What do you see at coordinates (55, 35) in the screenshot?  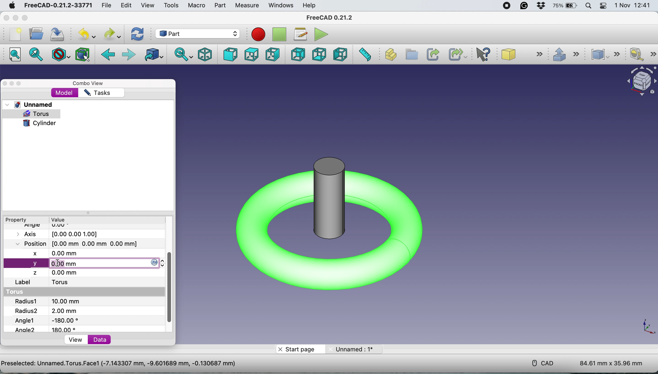 I see `save` at bounding box center [55, 35].